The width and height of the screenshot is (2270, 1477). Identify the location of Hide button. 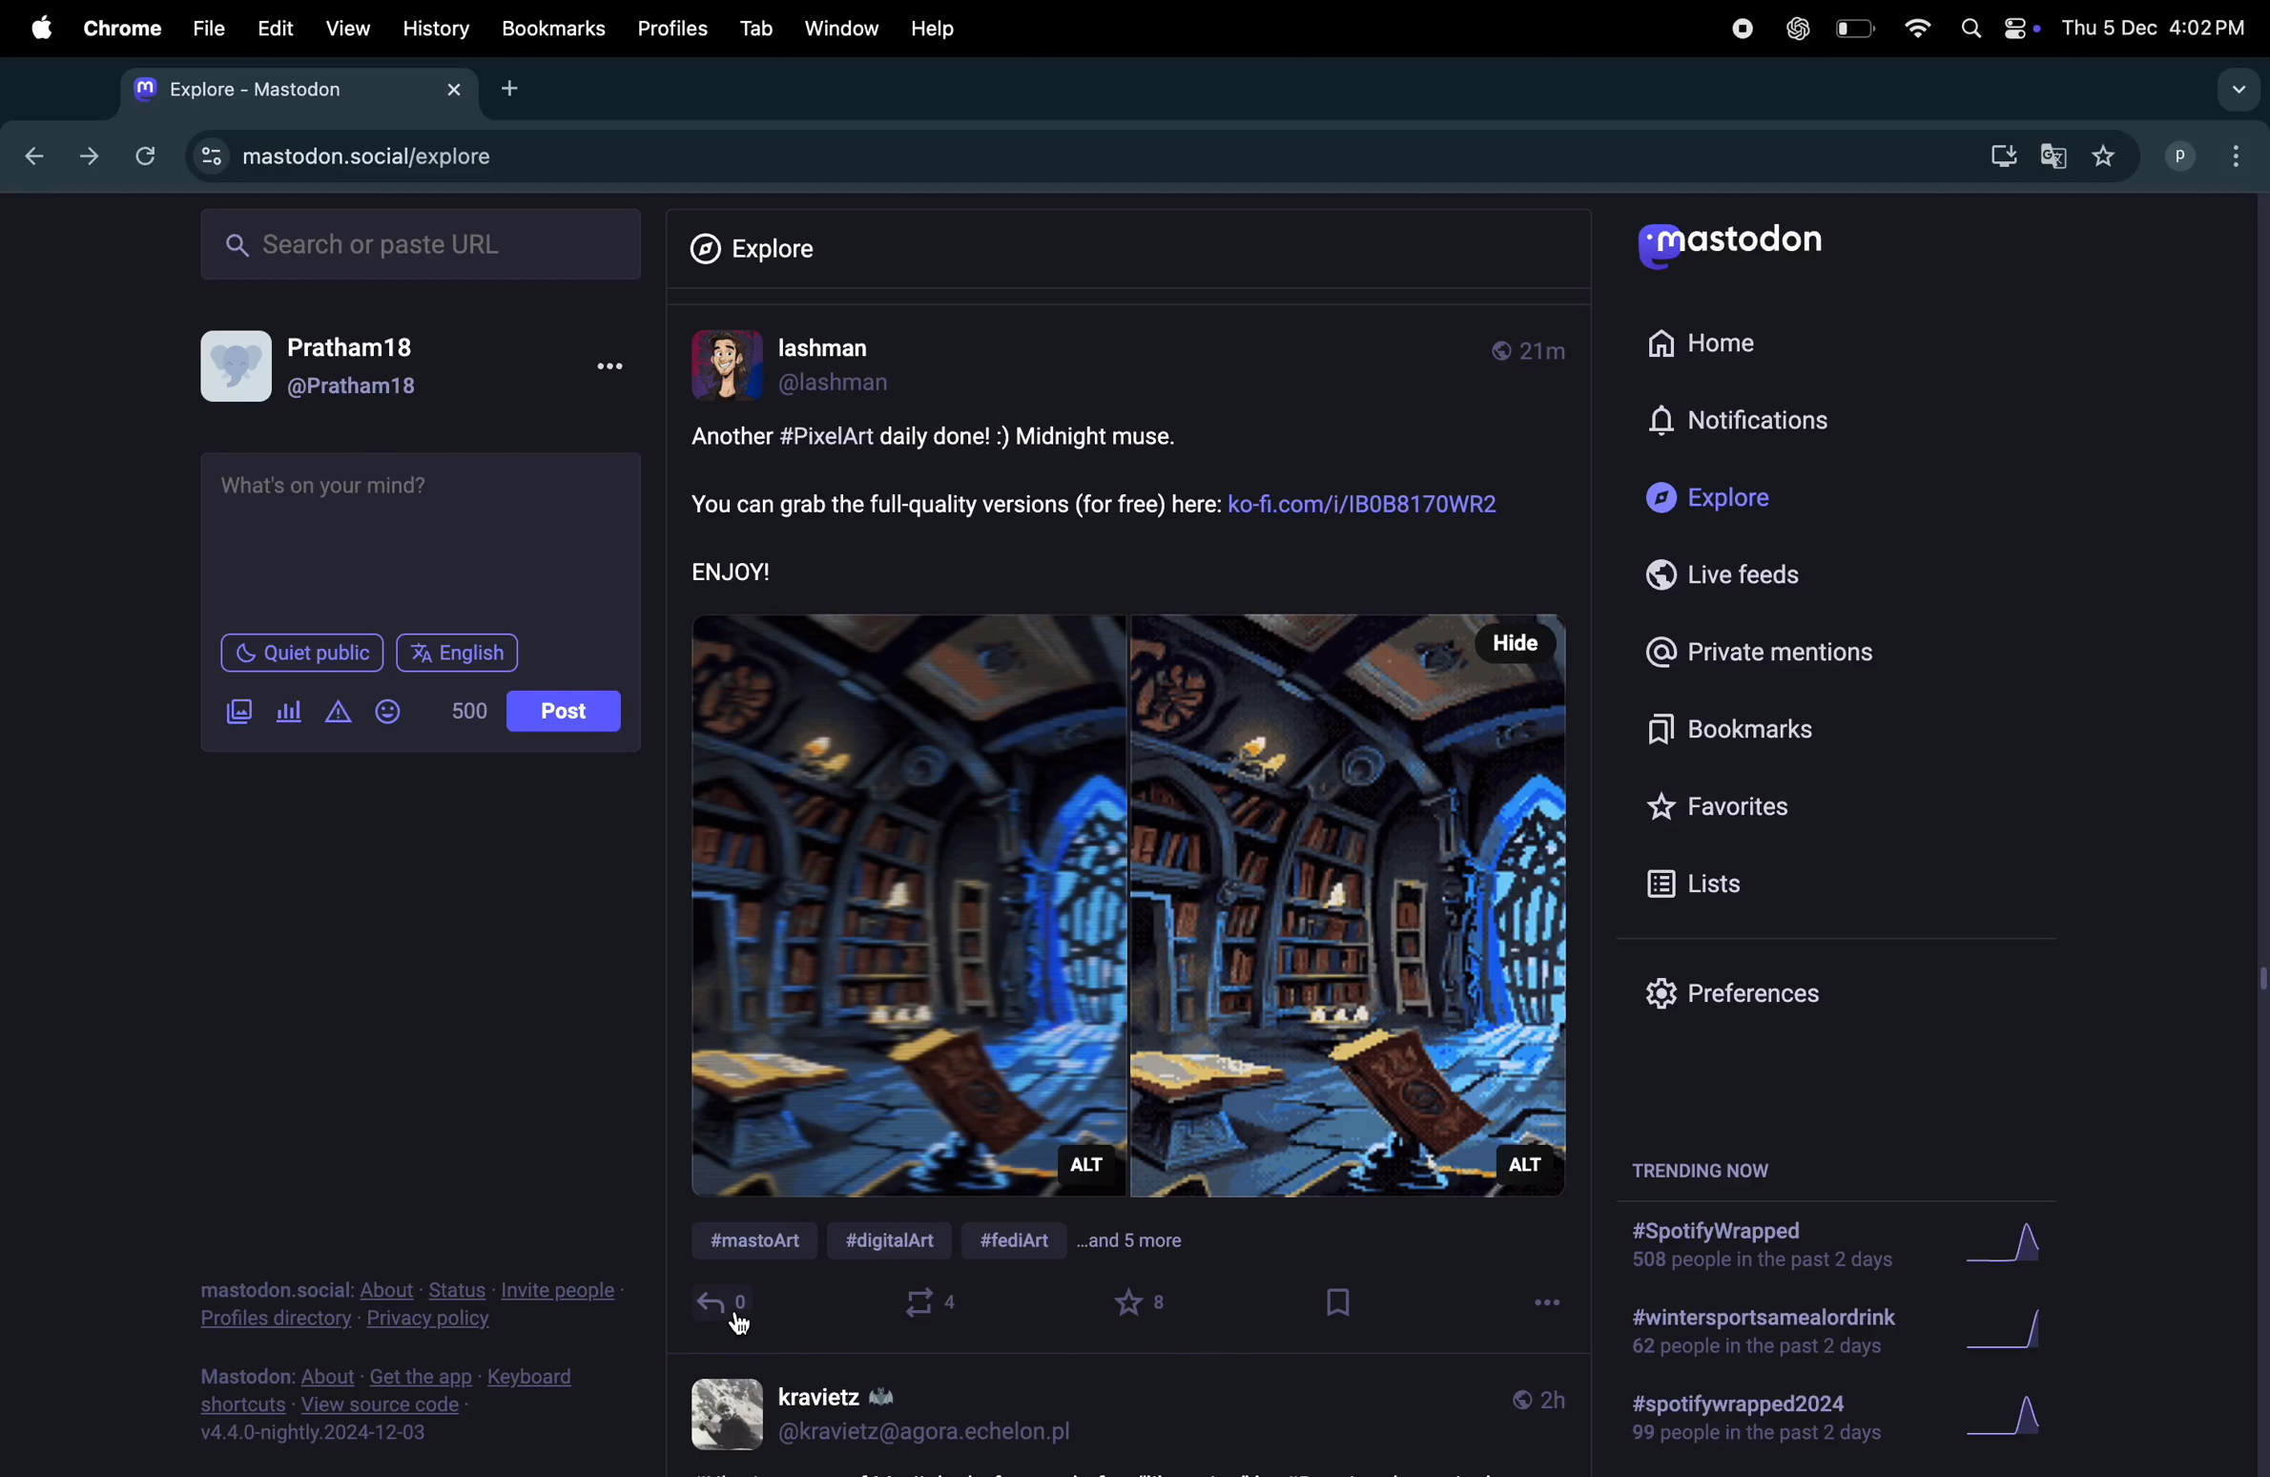
(1509, 643).